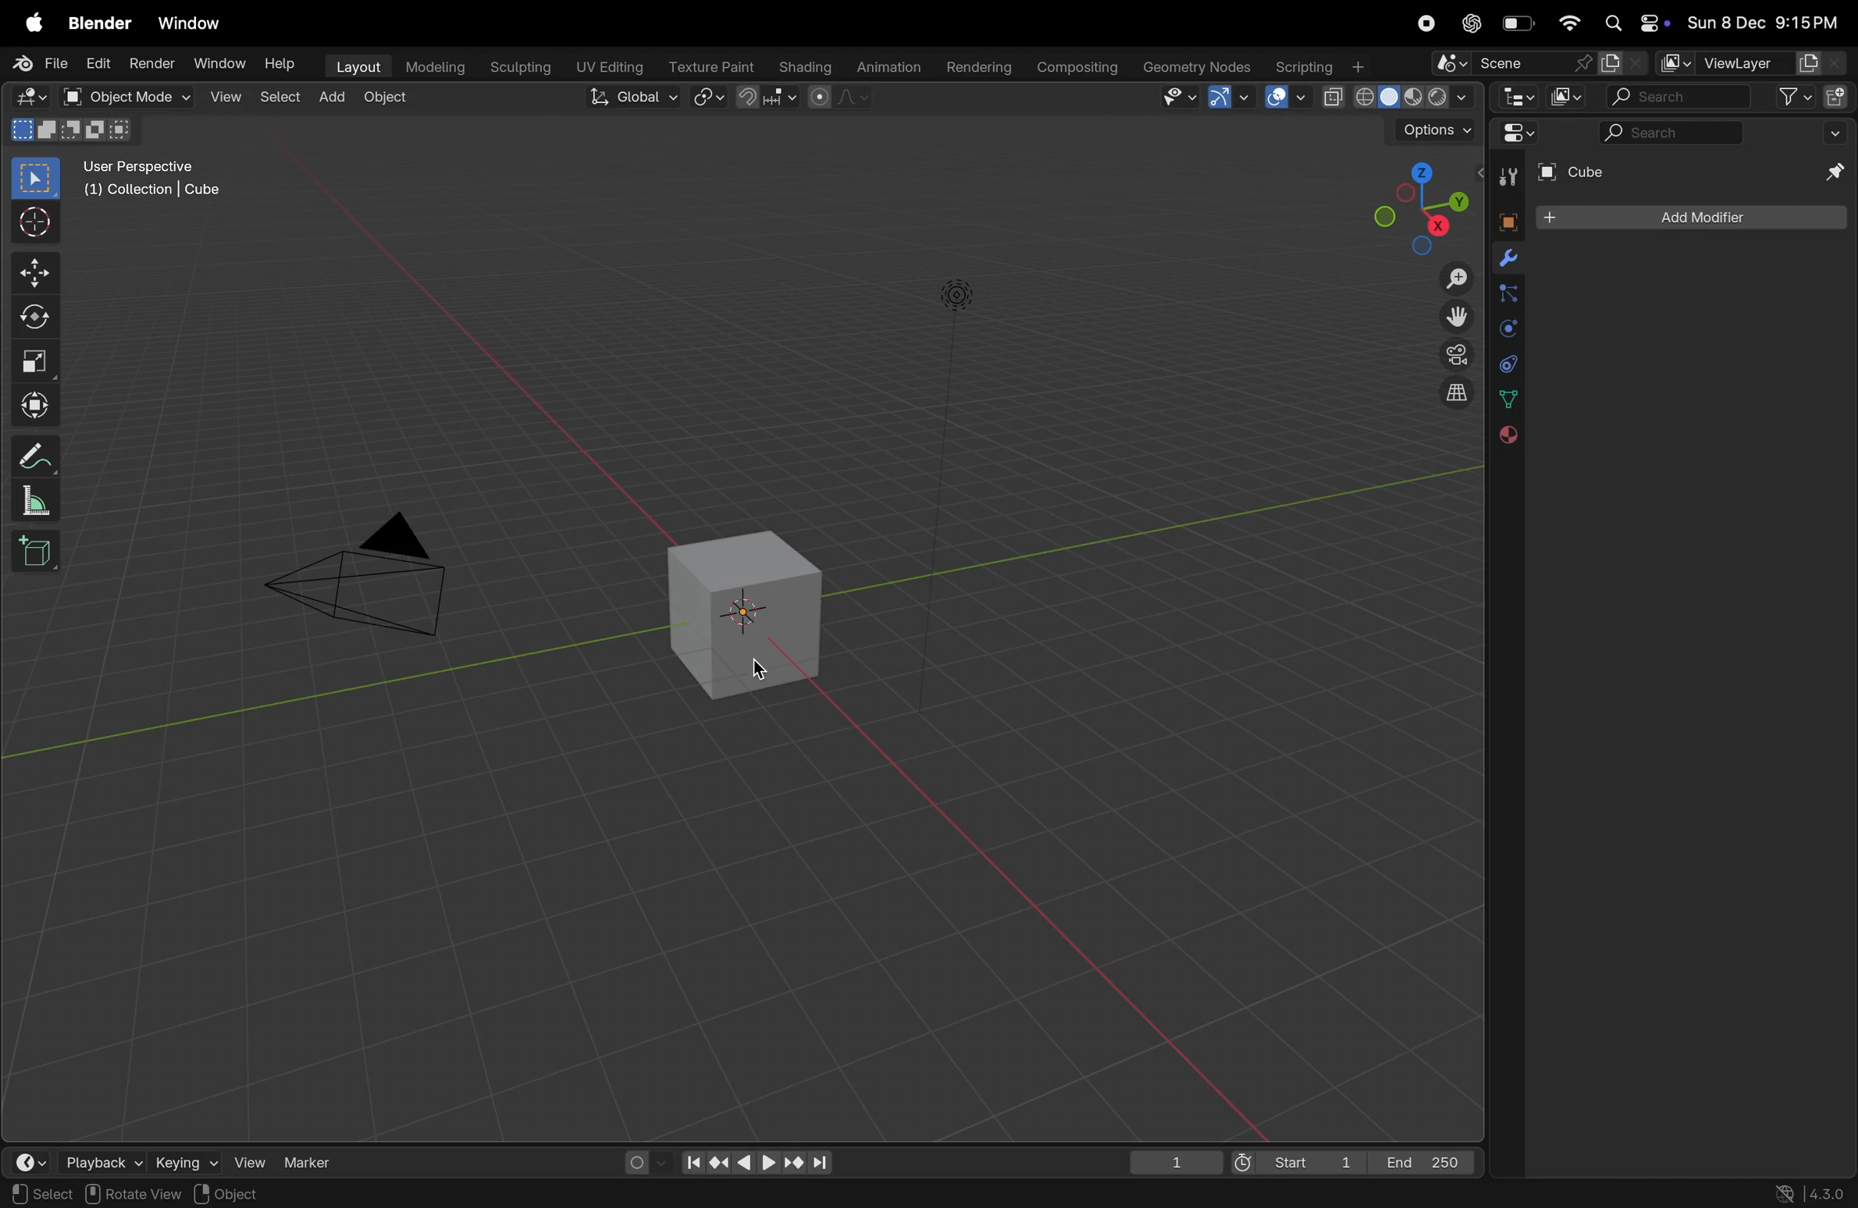 The width and height of the screenshot is (1858, 1208). I want to click on new filters, so click(1785, 98).